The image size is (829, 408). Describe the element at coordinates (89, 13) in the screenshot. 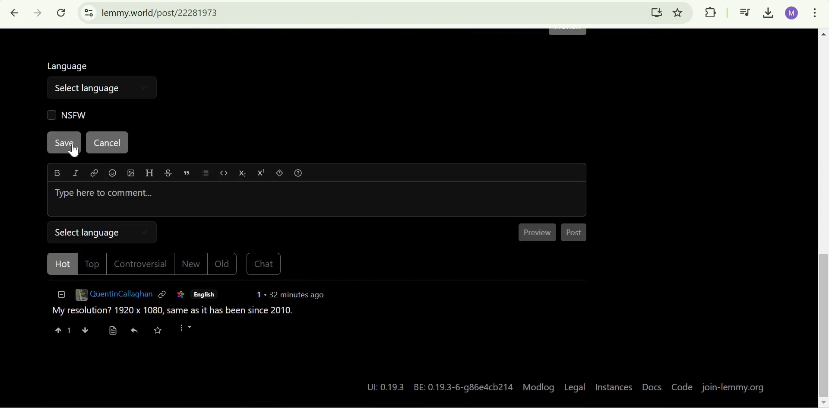

I see `View site information` at that location.